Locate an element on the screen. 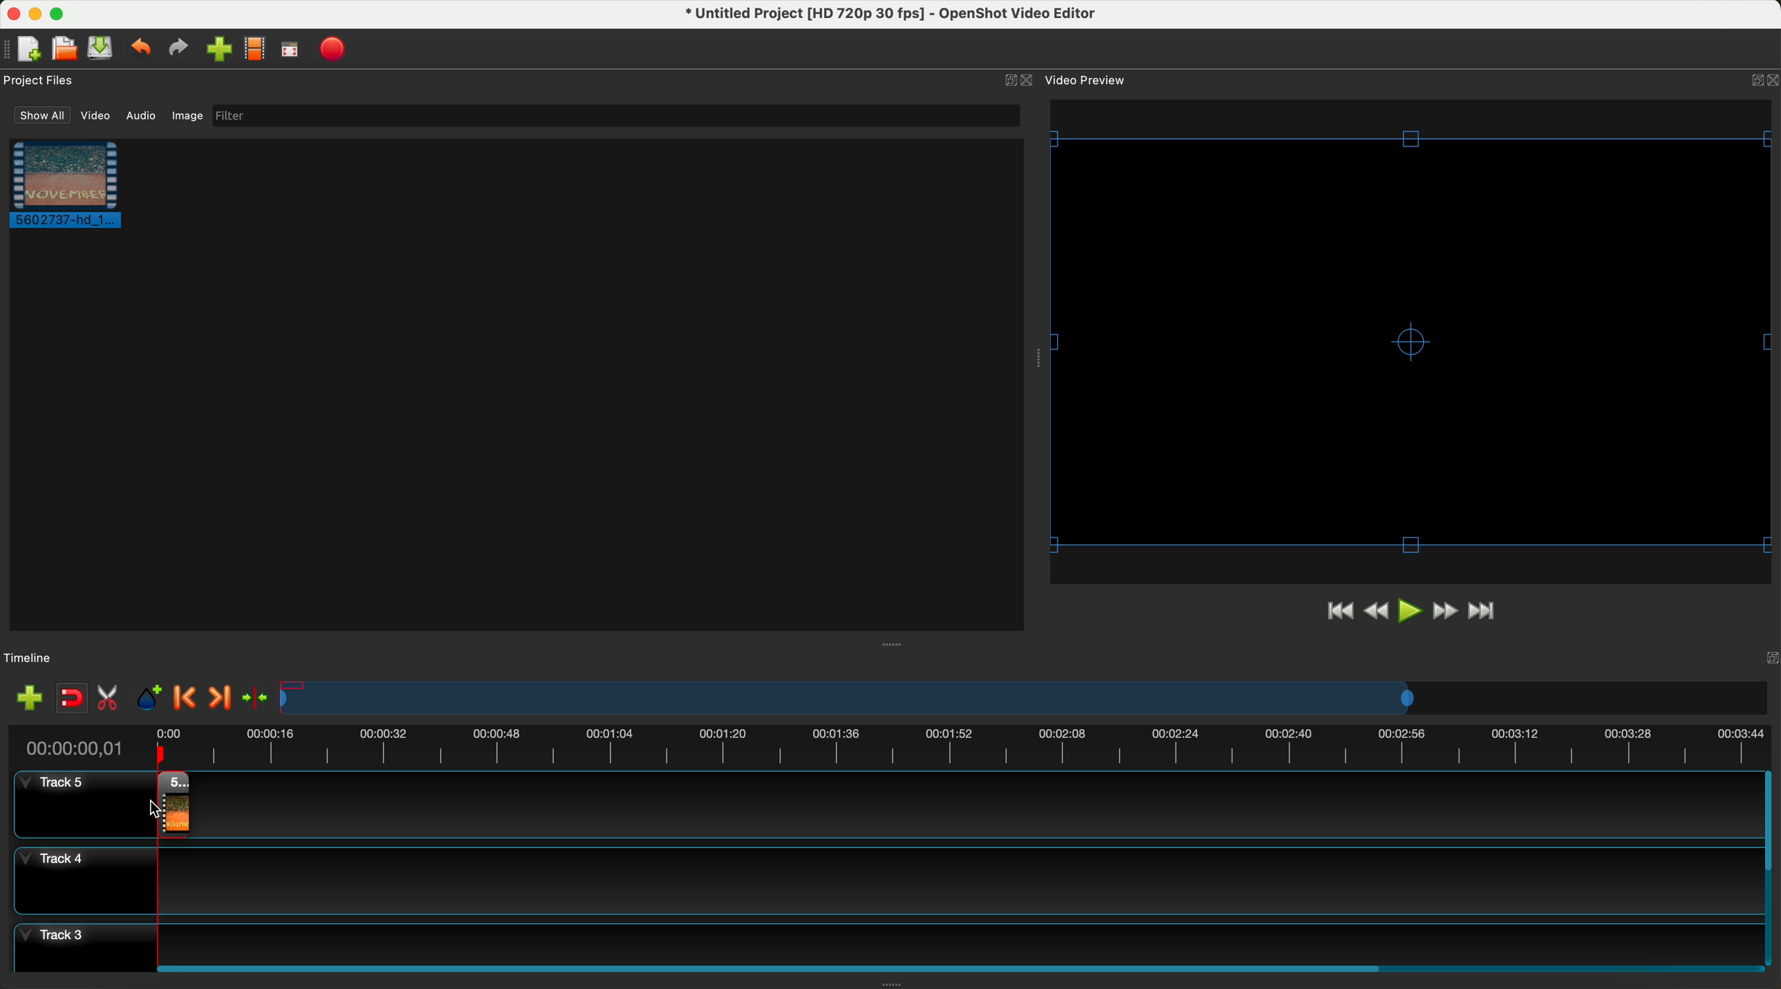  redo is located at coordinates (178, 49).